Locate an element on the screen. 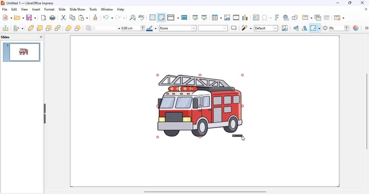  line color is located at coordinates (152, 28).